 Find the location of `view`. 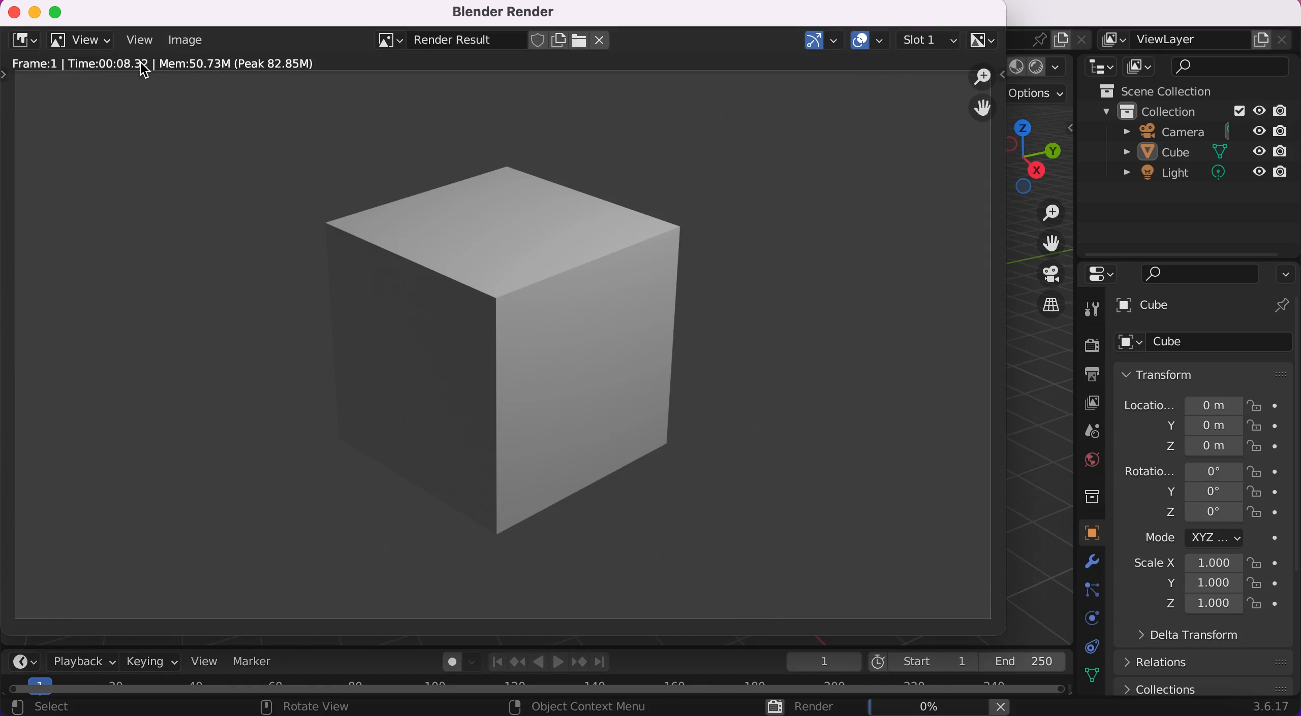

view is located at coordinates (205, 660).